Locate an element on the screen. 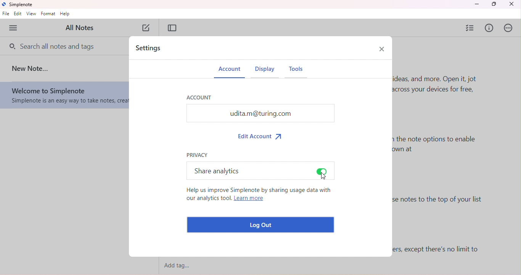  add tag is located at coordinates (181, 266).